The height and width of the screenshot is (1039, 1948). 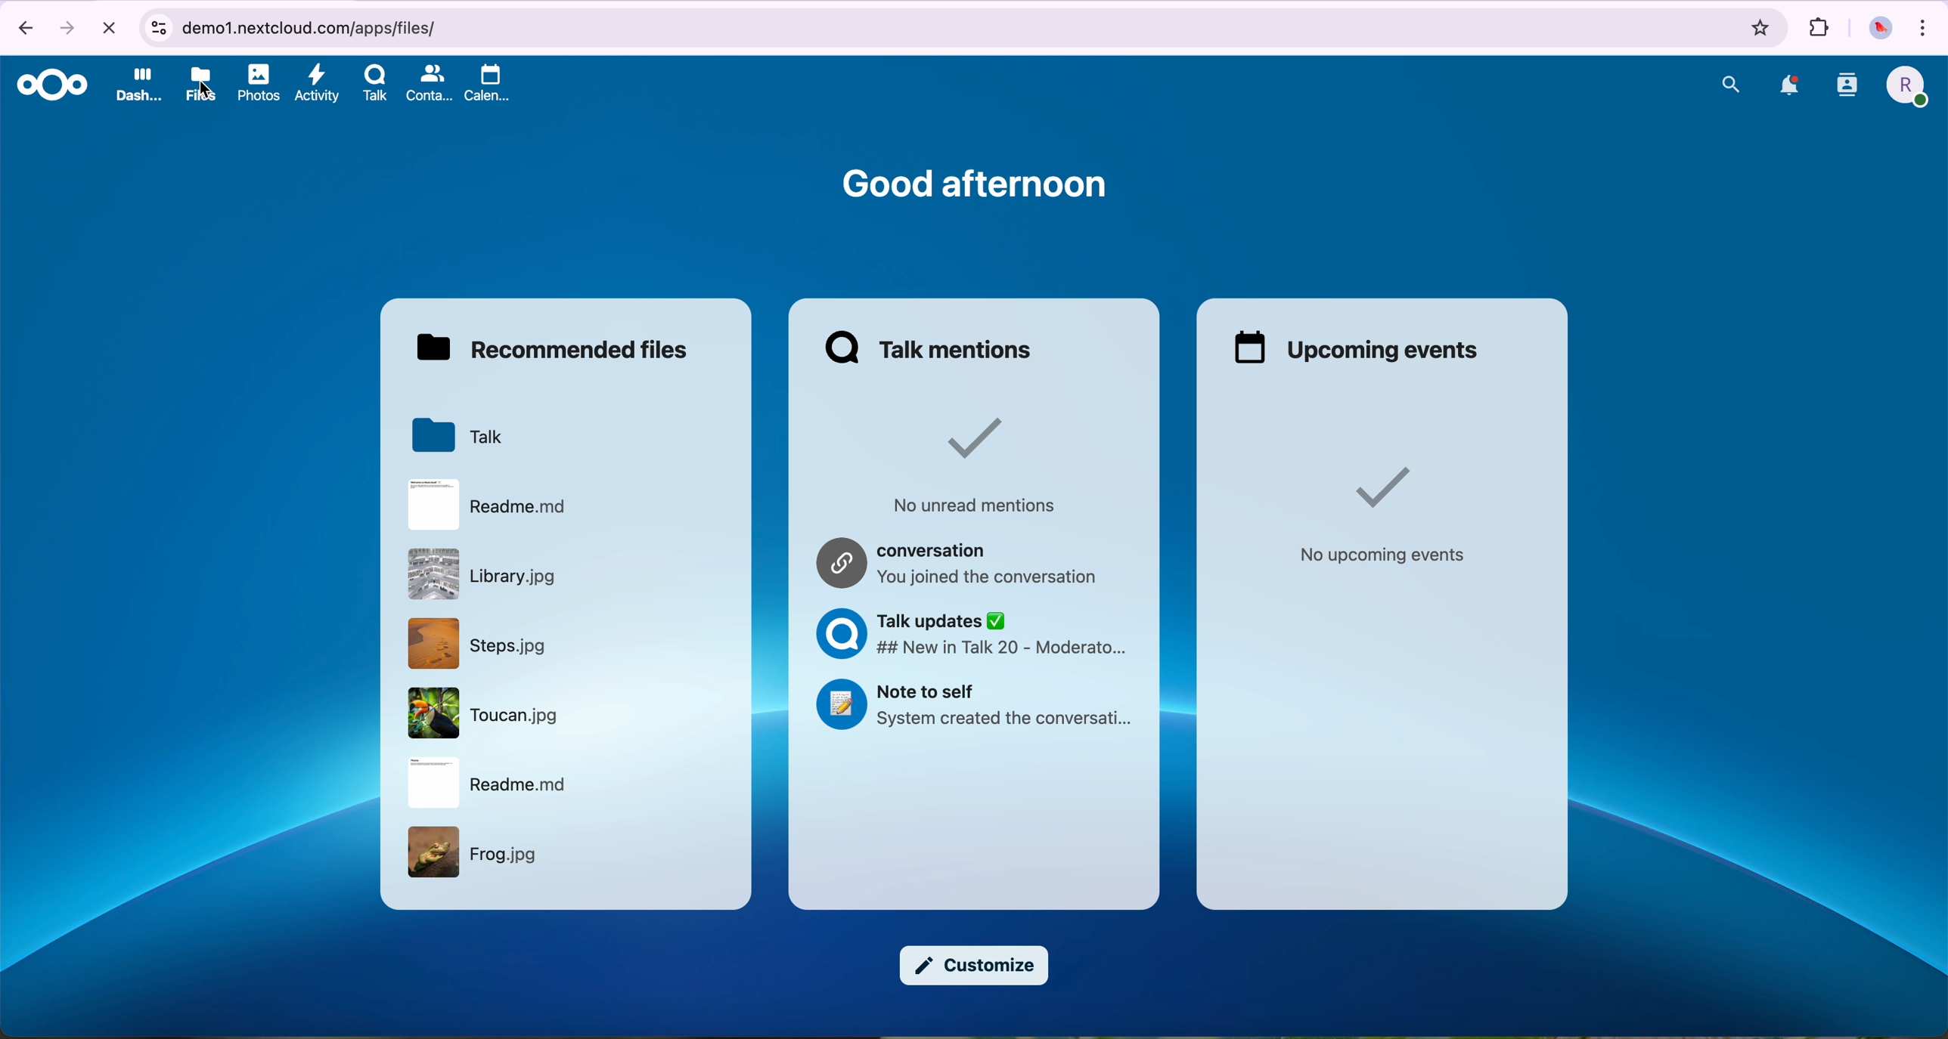 I want to click on library.jpg, so click(x=487, y=577).